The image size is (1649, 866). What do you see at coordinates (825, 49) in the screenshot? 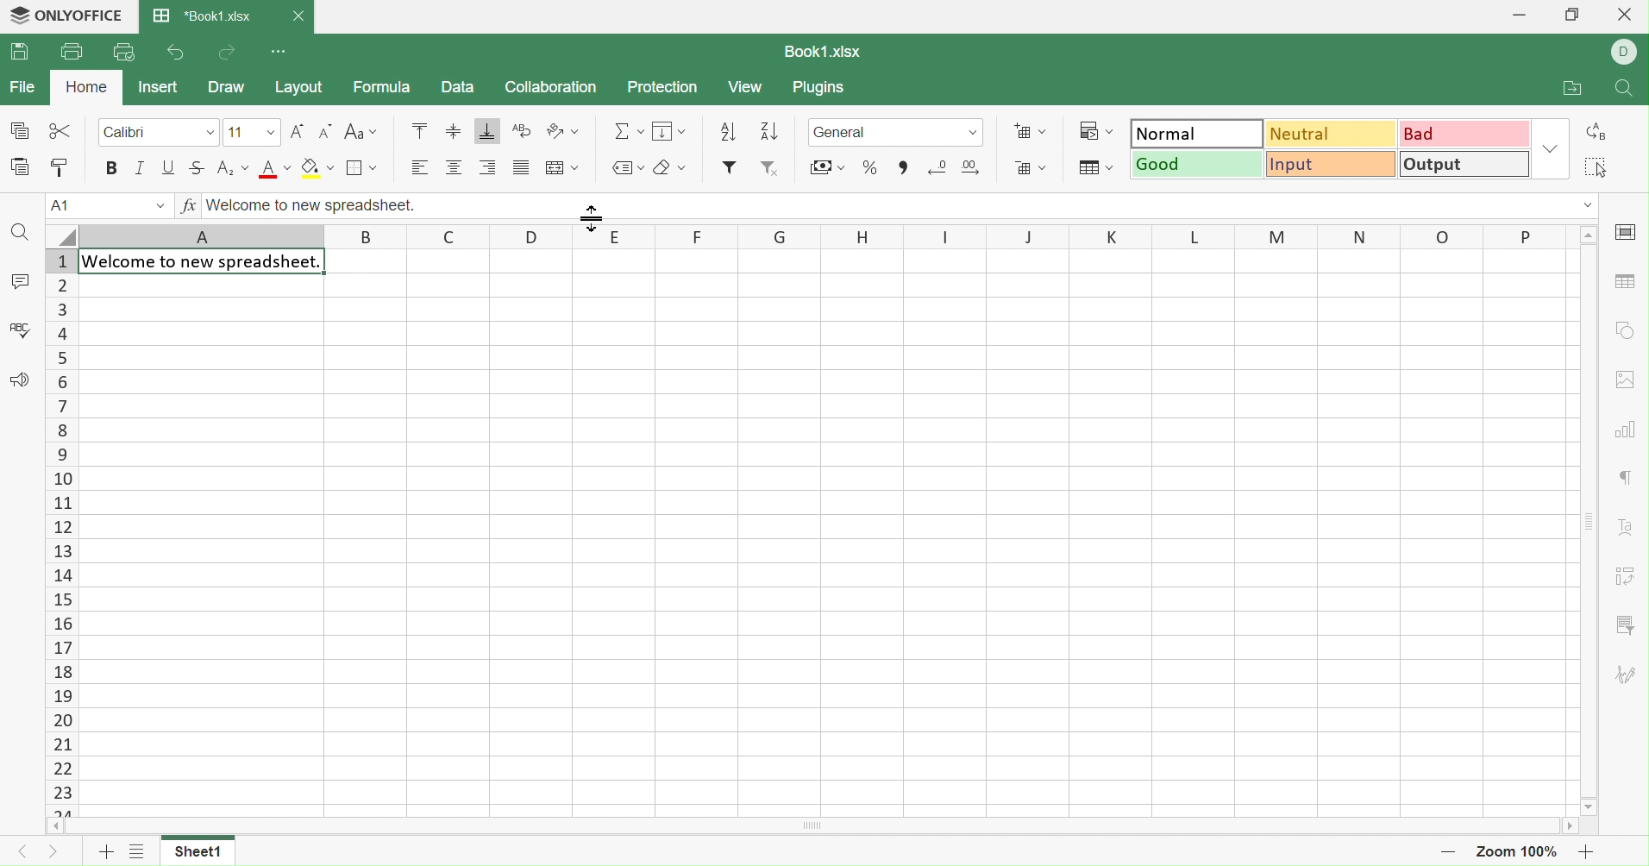
I see `Book1.xlsx` at bounding box center [825, 49].